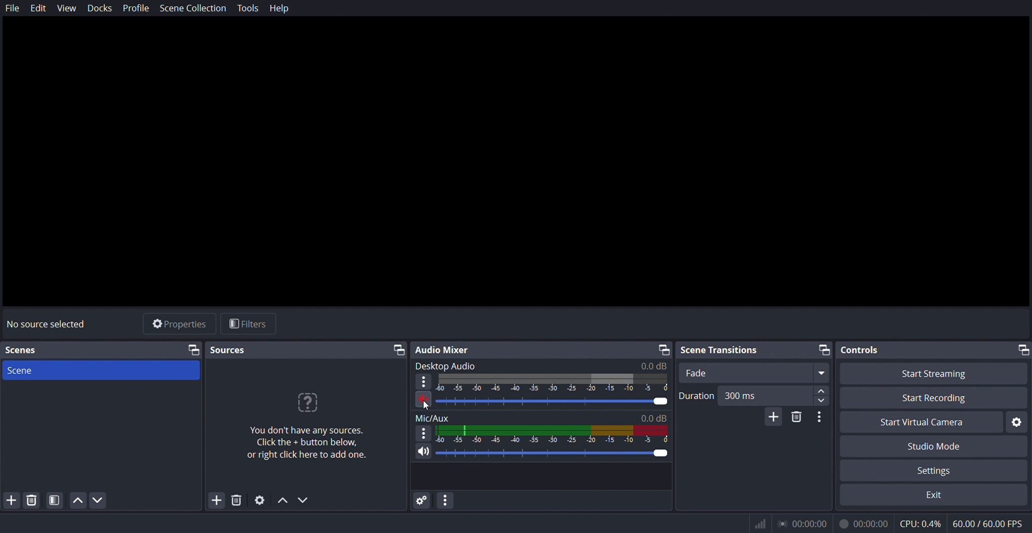 Image resolution: width=1032 pixels, height=533 pixels. What do you see at coordinates (542, 402) in the screenshot?
I see `volume slider` at bounding box center [542, 402].